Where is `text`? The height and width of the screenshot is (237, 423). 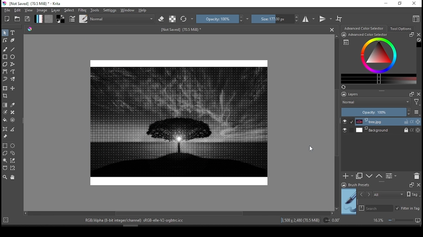 text is located at coordinates (135, 221).